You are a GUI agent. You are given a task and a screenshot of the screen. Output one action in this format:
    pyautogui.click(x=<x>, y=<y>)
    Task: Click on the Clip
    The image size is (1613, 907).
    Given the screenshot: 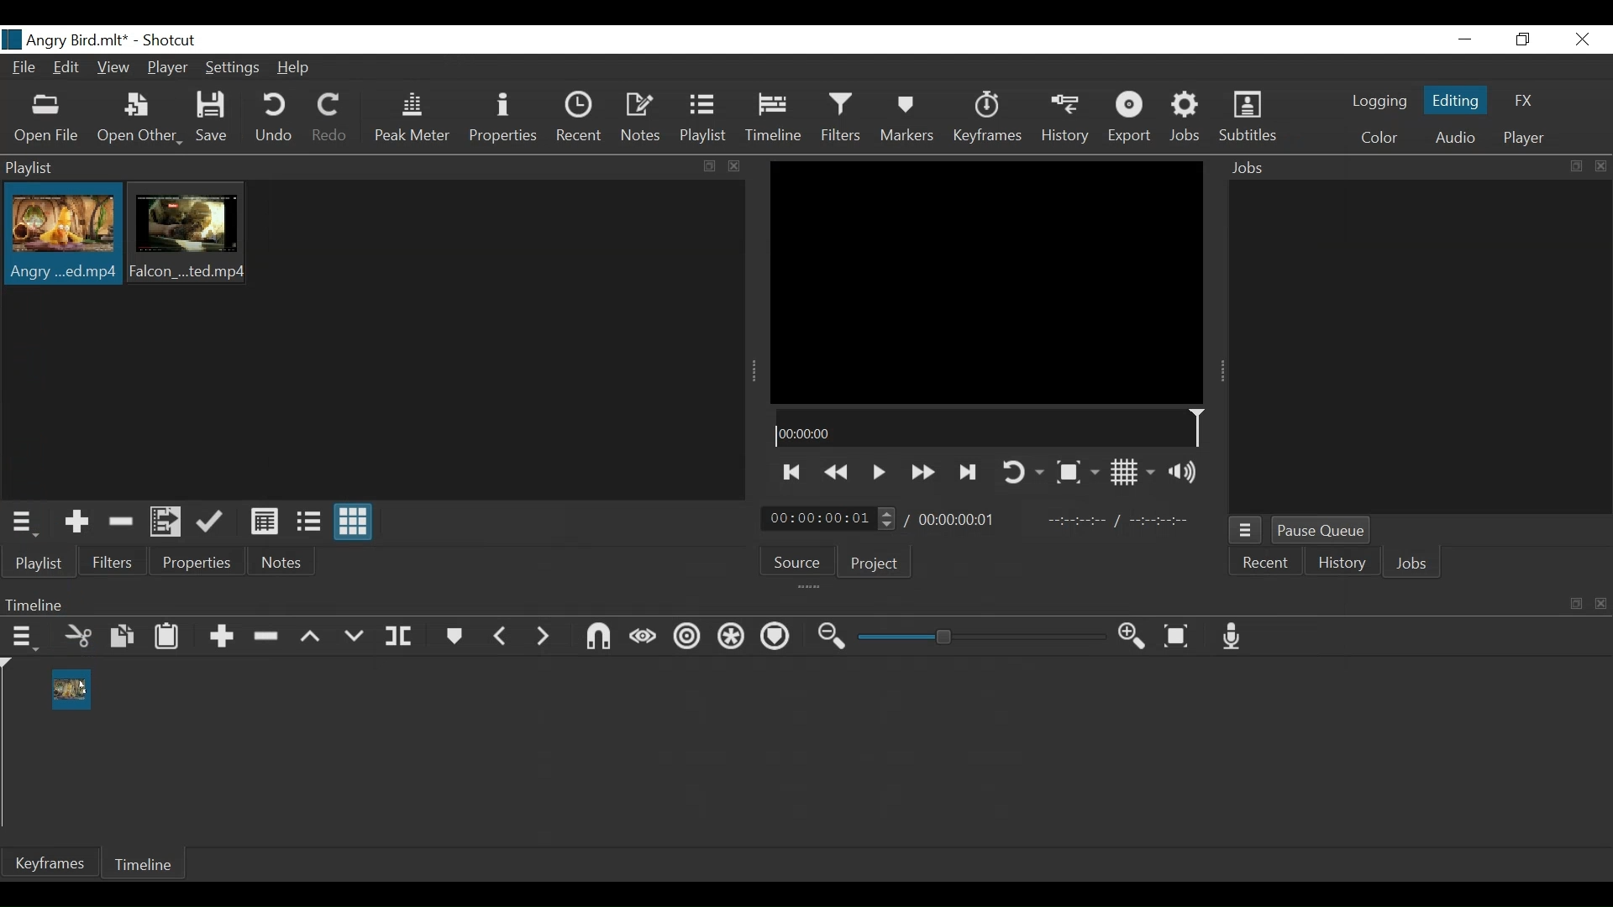 What is the action you would take?
    pyautogui.click(x=60, y=236)
    